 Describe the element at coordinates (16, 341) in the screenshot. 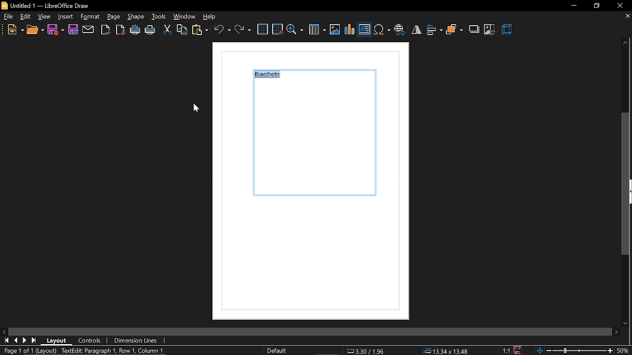

I see `go to previous page` at that location.